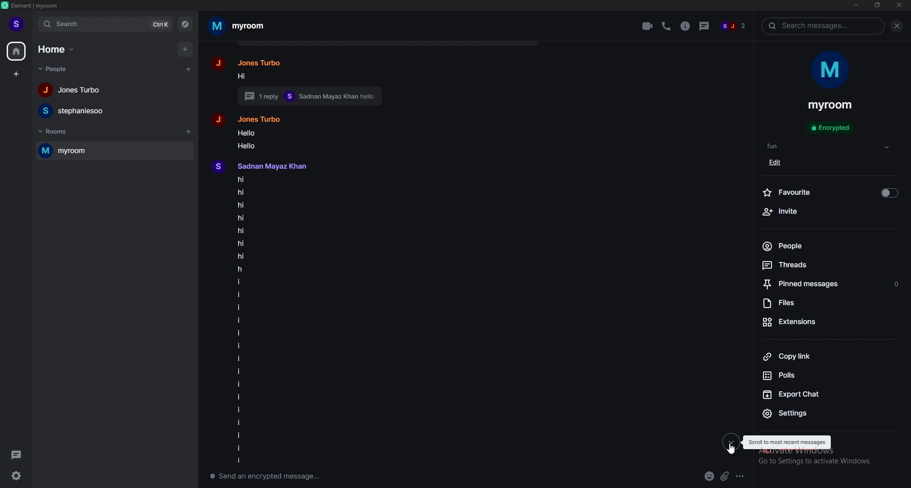  Describe the element at coordinates (734, 26) in the screenshot. I see `sj 2` at that location.